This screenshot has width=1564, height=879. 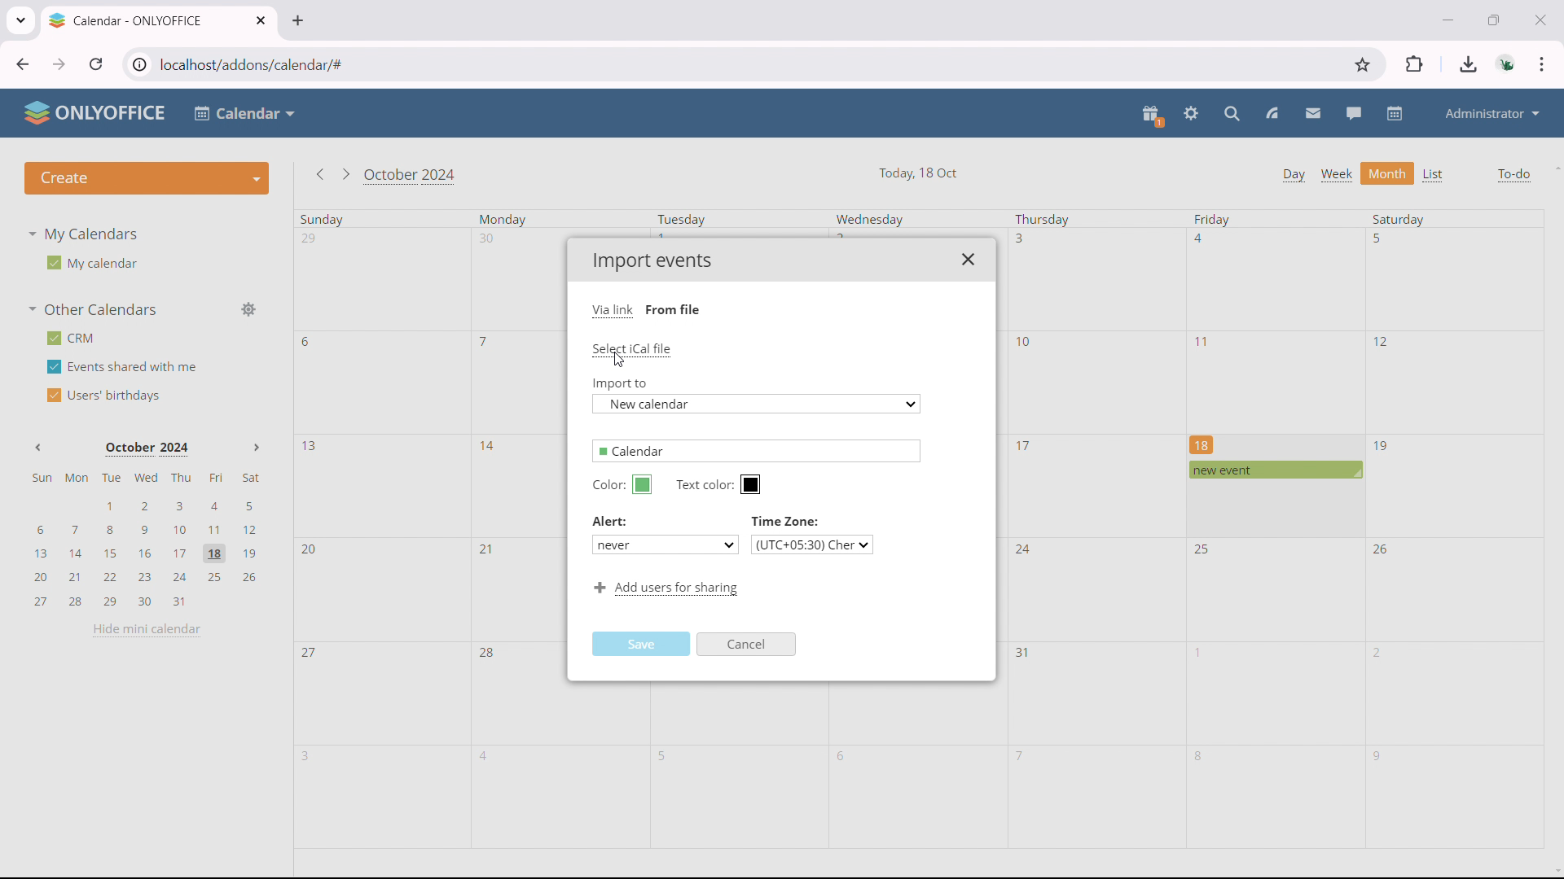 I want to click on users' birthdays, so click(x=105, y=396).